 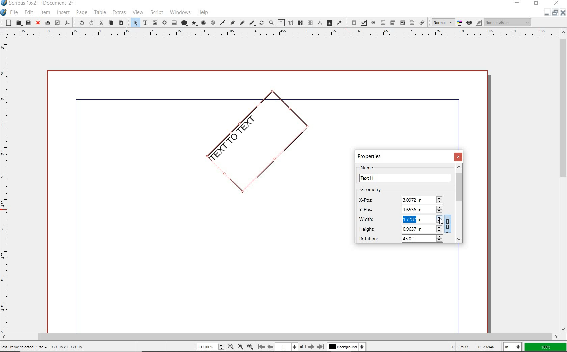 I want to click on zoom factor, so click(x=546, y=347).